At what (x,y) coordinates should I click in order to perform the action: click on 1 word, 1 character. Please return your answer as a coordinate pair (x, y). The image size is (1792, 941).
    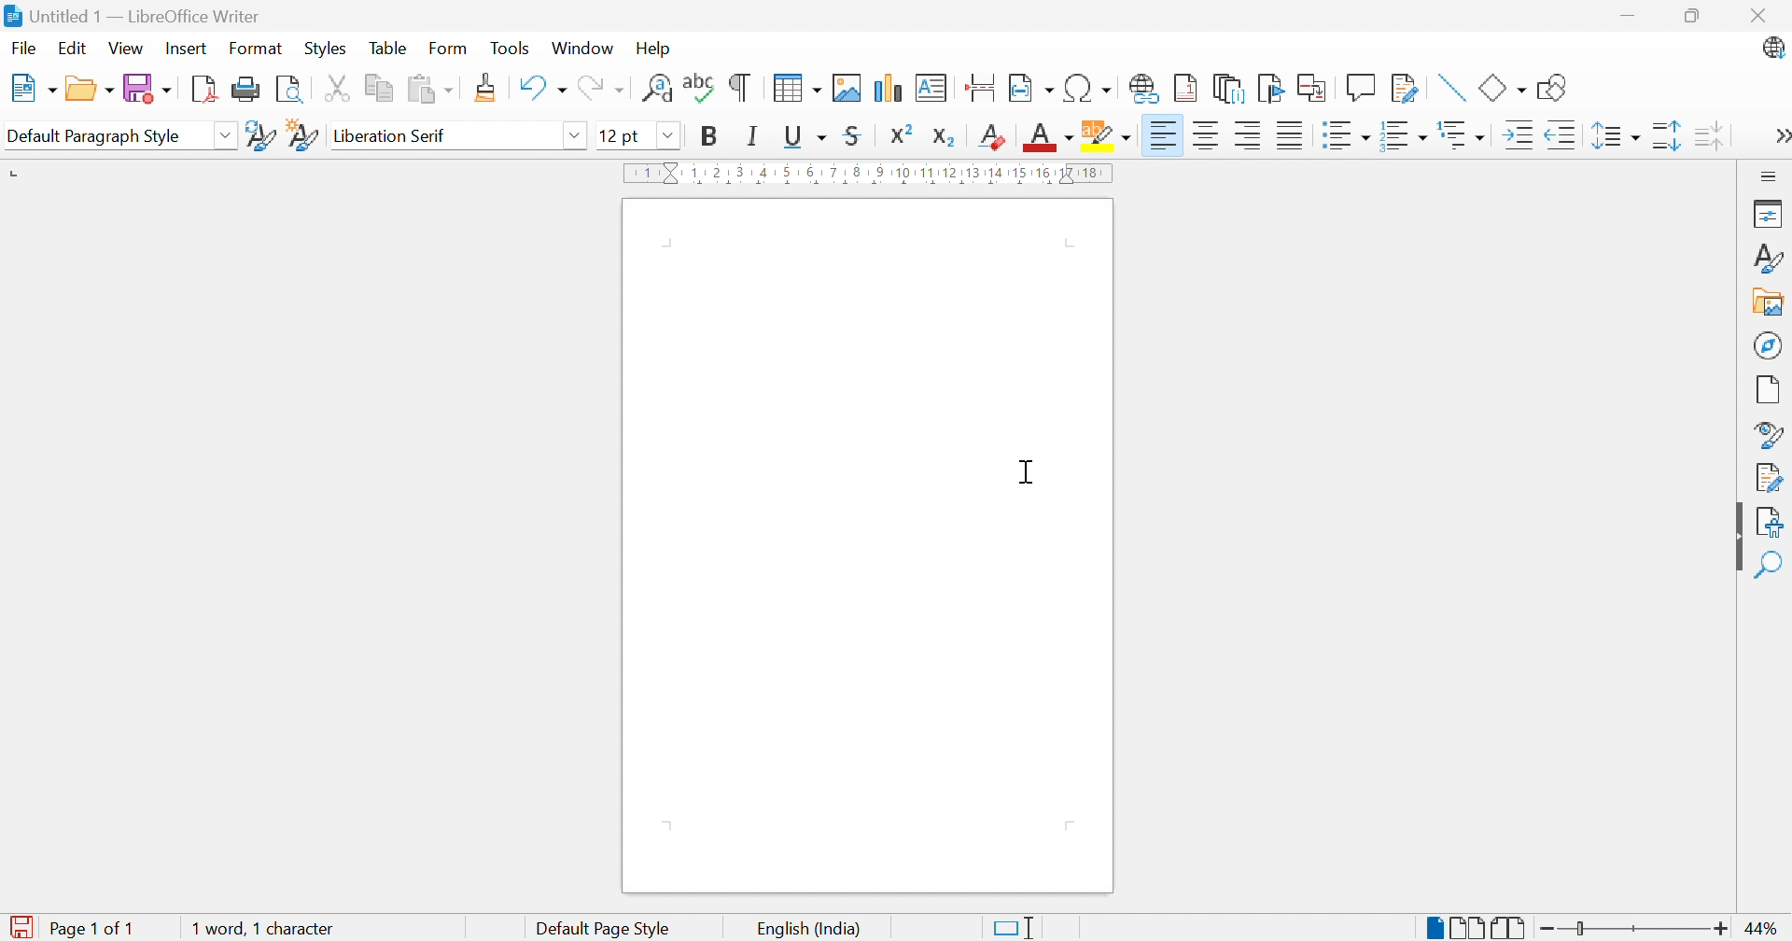
    Looking at the image, I should click on (264, 930).